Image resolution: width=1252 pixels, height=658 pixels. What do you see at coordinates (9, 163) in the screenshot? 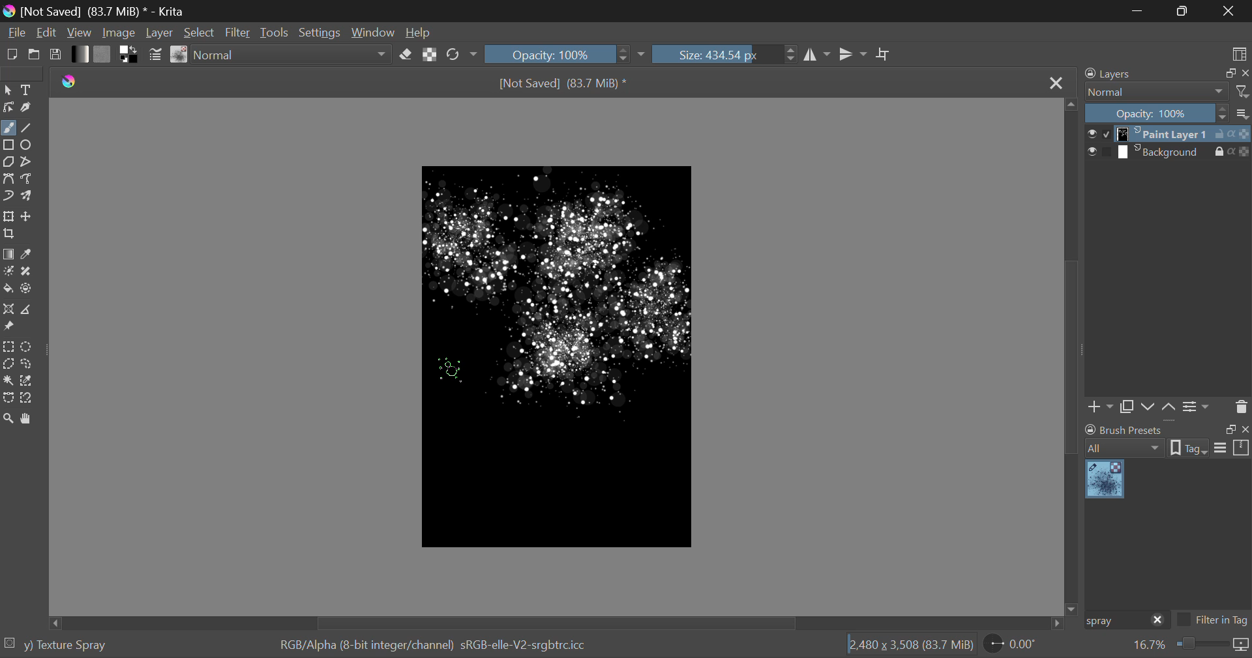
I see `Polygon` at bounding box center [9, 163].